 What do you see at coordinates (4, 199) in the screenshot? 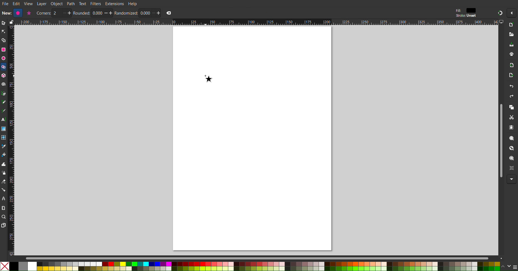
I see `LPE Tool` at bounding box center [4, 199].